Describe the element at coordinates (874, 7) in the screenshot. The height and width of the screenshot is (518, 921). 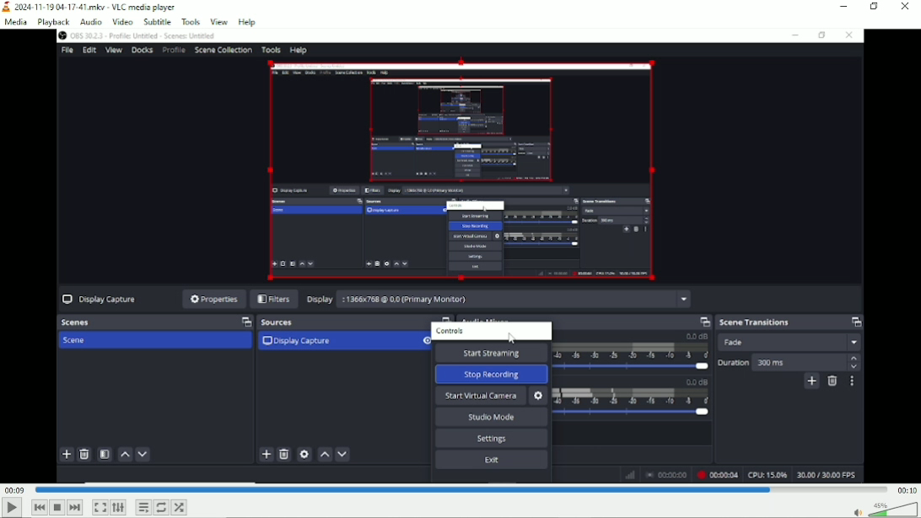
I see `restore down` at that location.